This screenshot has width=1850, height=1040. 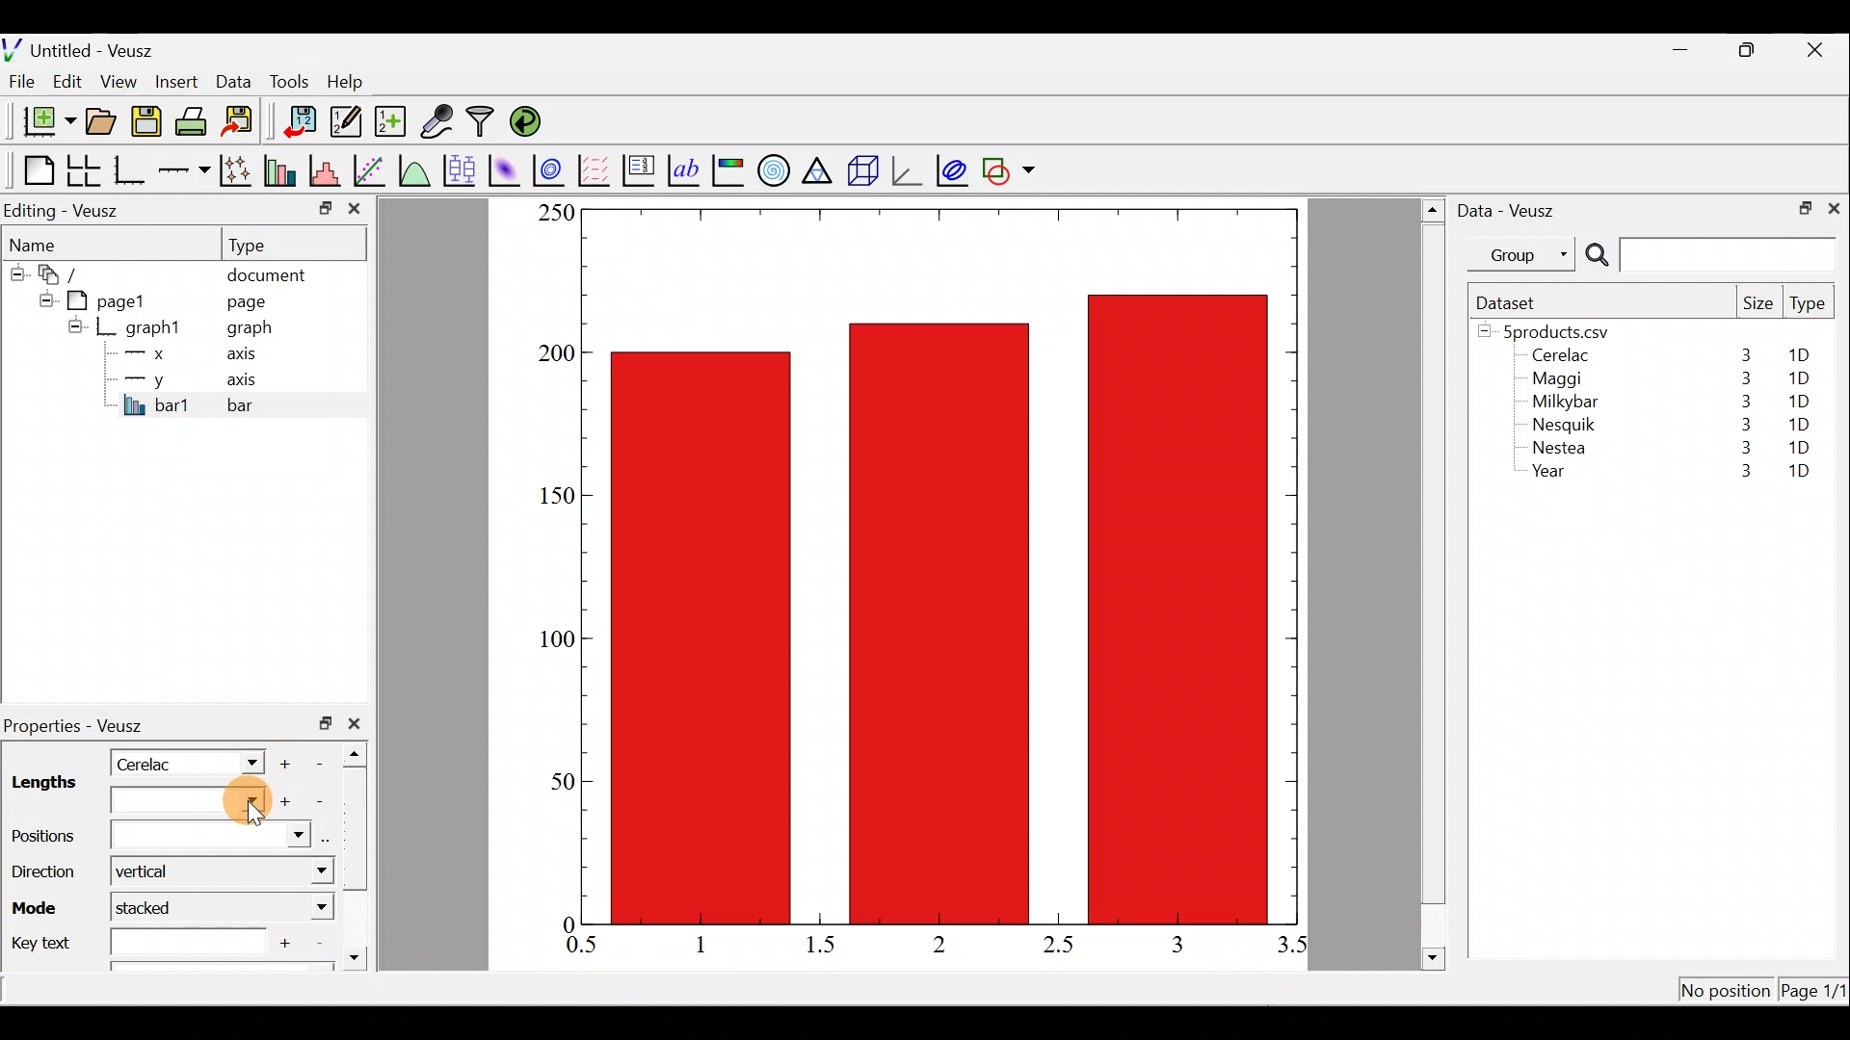 I want to click on Image color bar, so click(x=729, y=169).